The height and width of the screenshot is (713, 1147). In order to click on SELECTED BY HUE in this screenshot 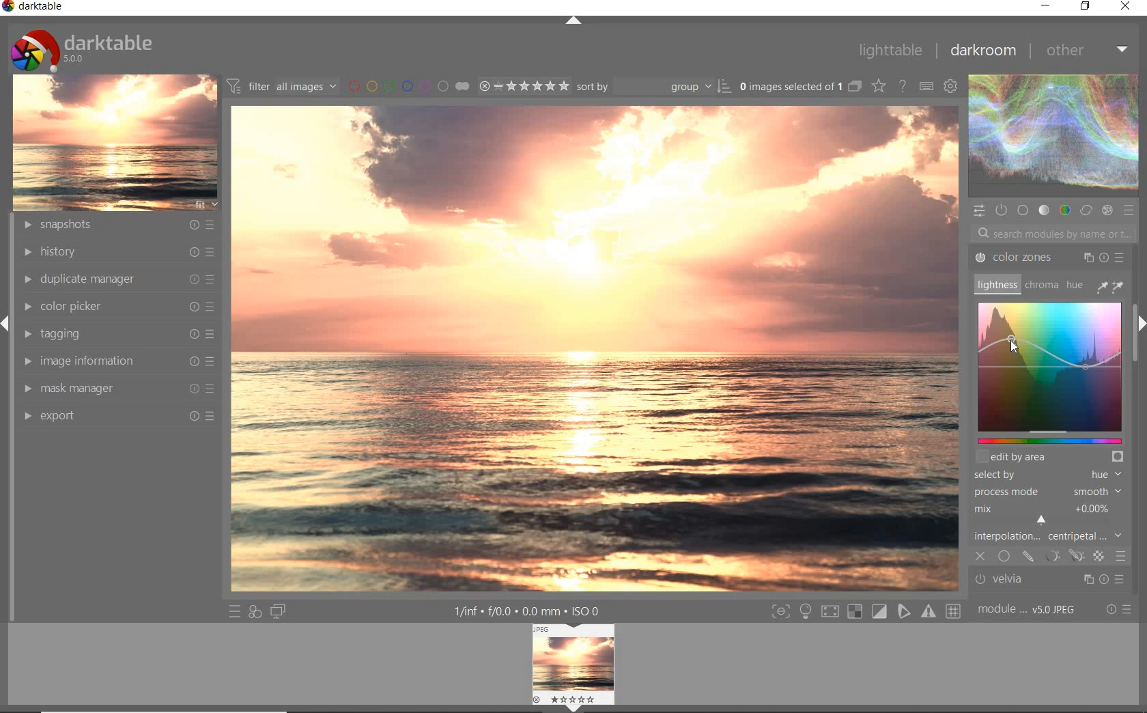, I will do `click(1048, 475)`.